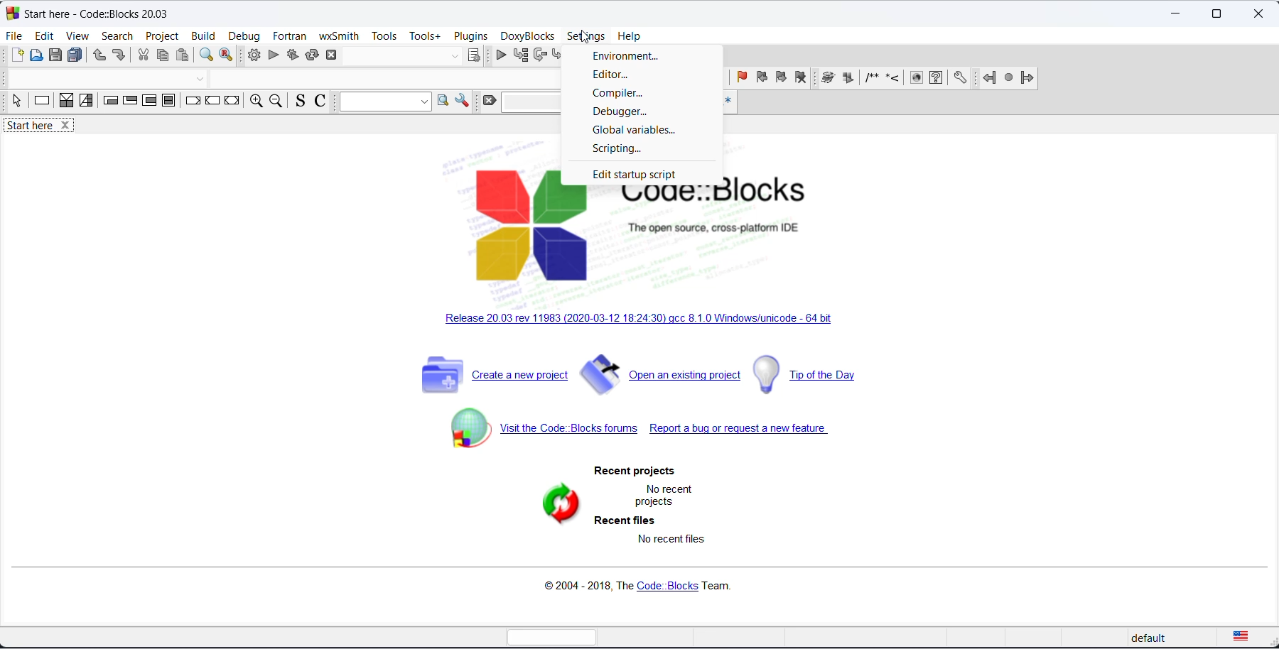  What do you see at coordinates (112, 101) in the screenshot?
I see `entry condition loop` at bounding box center [112, 101].